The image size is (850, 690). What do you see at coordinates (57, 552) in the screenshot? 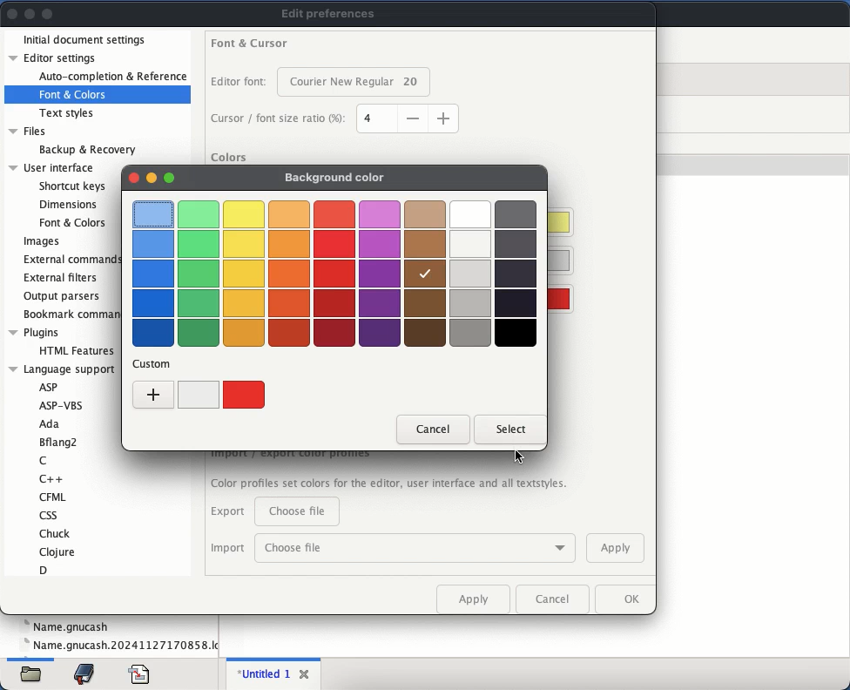
I see `Clojure` at bounding box center [57, 552].